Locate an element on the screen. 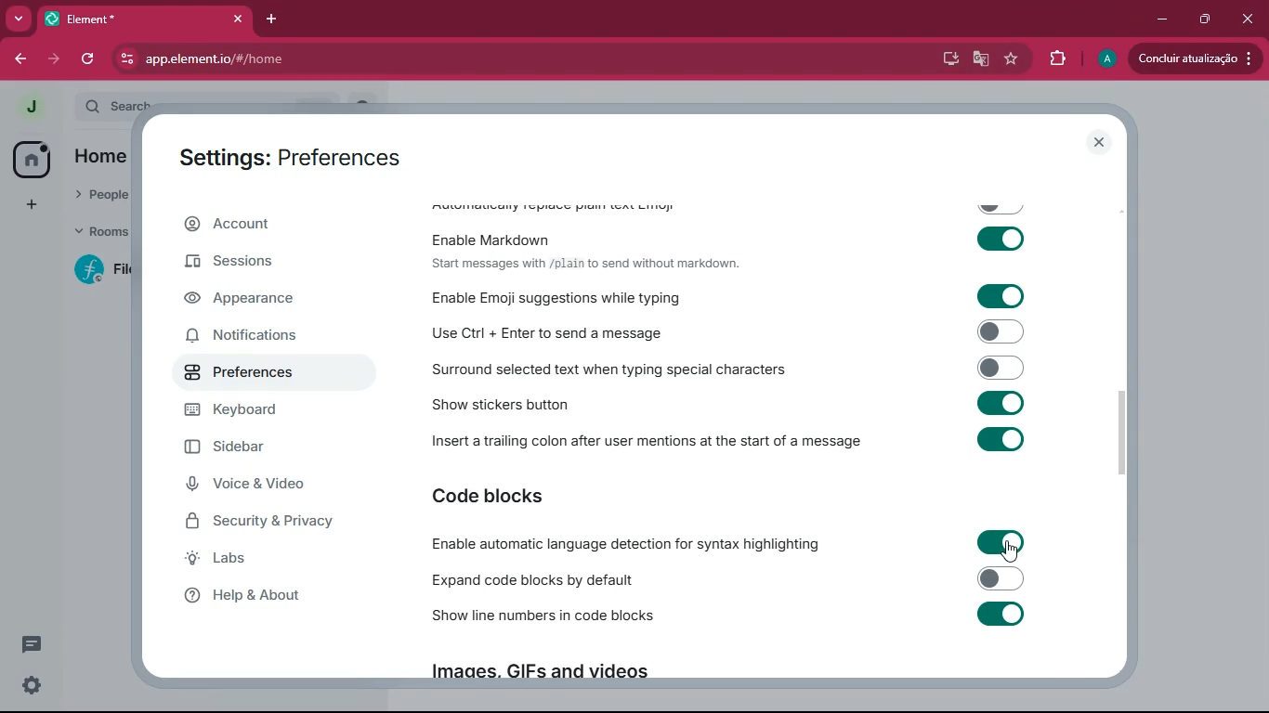  keyboard is located at coordinates (267, 411).